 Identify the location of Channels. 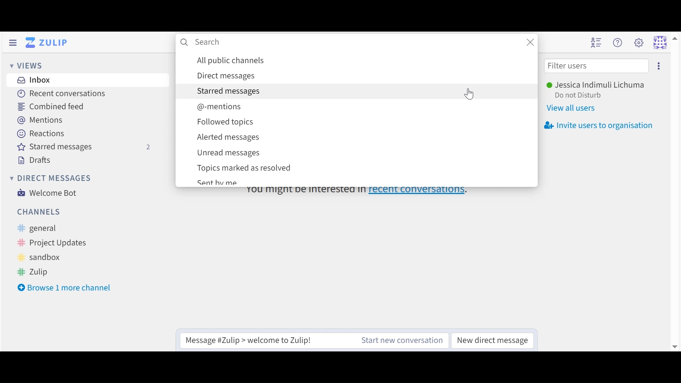
(39, 212).